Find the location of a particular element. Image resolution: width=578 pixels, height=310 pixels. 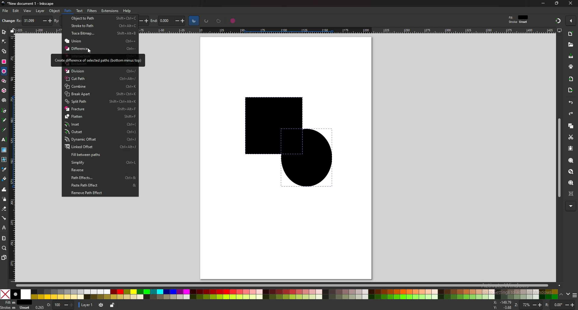

print is located at coordinates (571, 66).